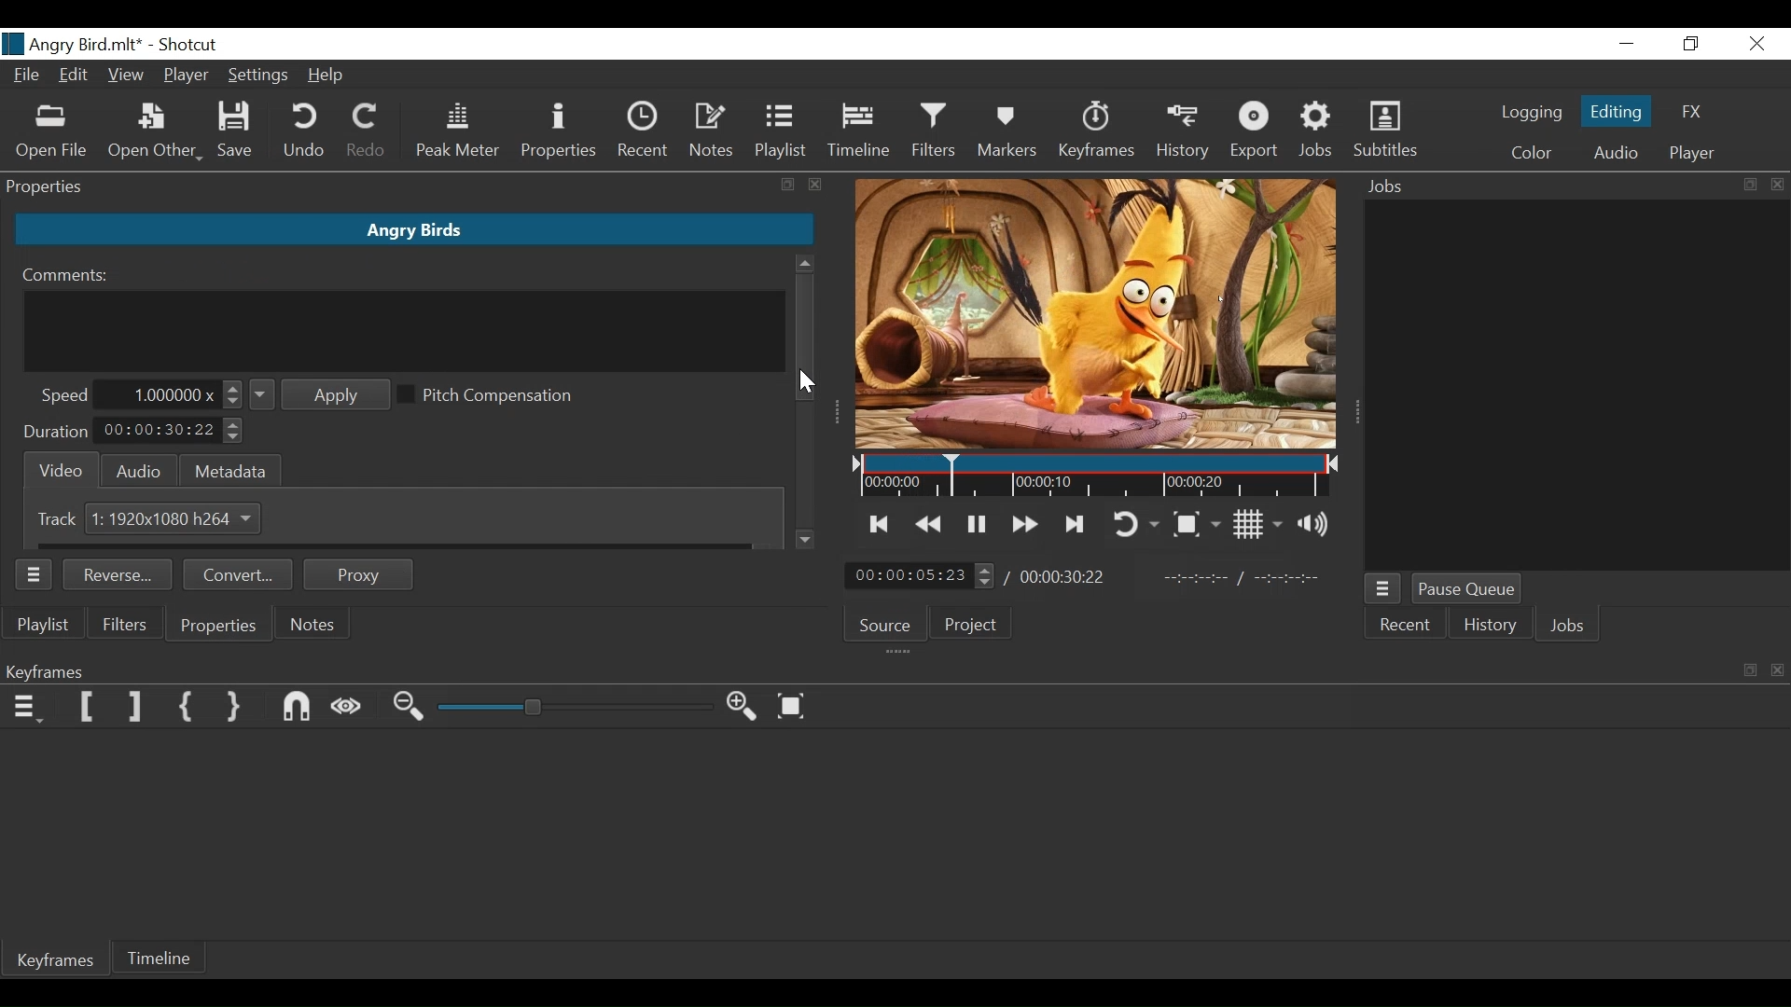 The height and width of the screenshot is (1007, 1791). Describe the element at coordinates (70, 517) in the screenshot. I see `Track 1` at that location.